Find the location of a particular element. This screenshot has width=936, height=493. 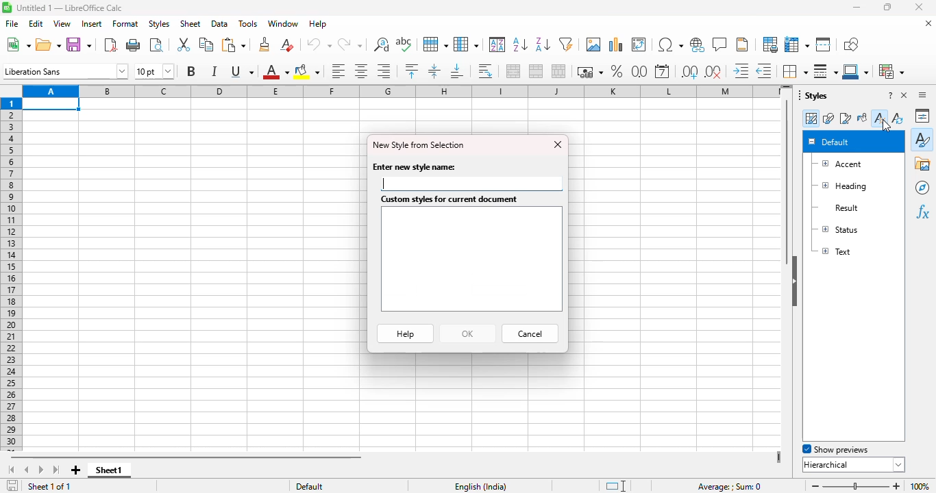

click to save the document is located at coordinates (12, 485).